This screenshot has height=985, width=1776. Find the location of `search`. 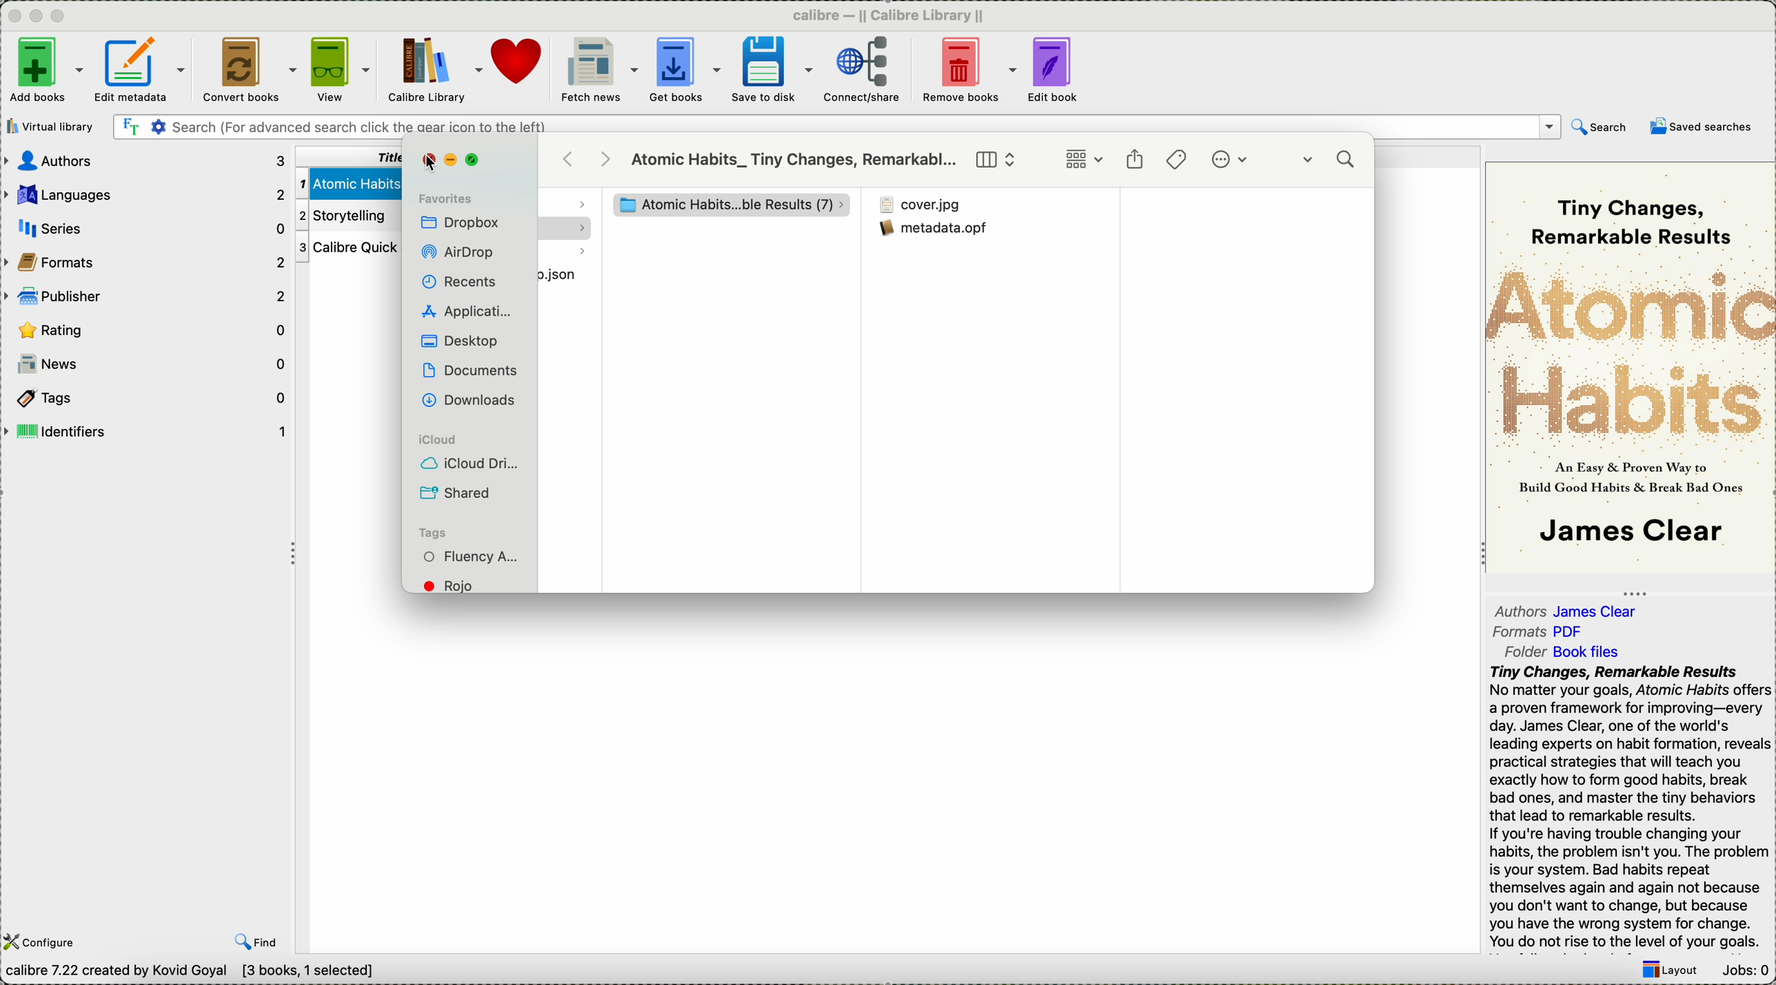

search is located at coordinates (1331, 162).